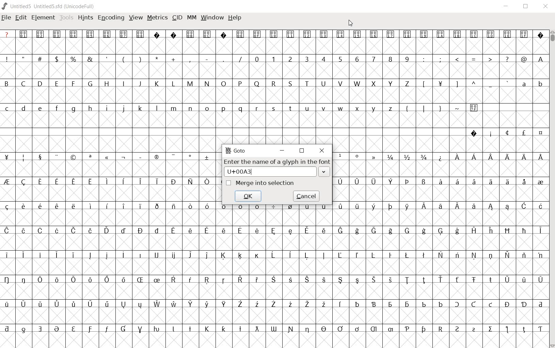  I want to click on Symbol, so click(458, 329).